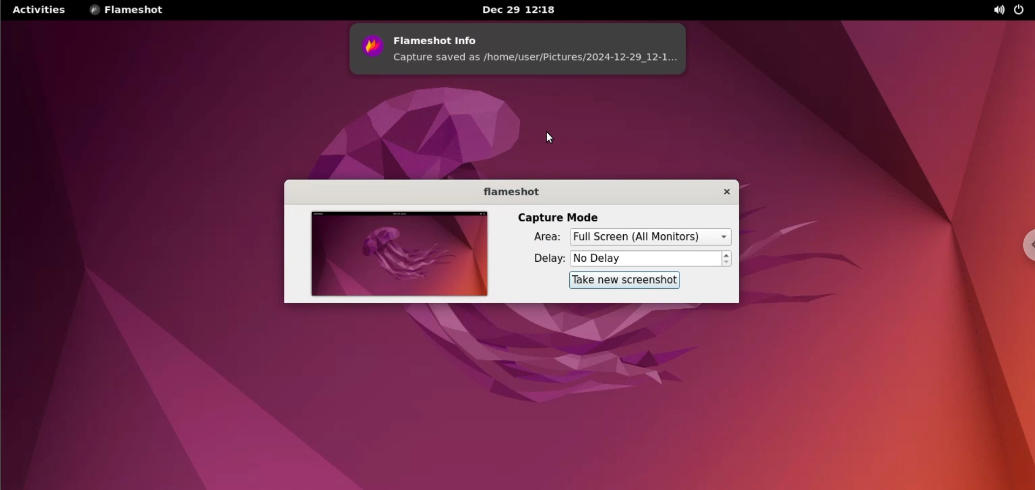  Describe the element at coordinates (520, 10) in the screenshot. I see `Date and time Dec 29 12:18` at that location.